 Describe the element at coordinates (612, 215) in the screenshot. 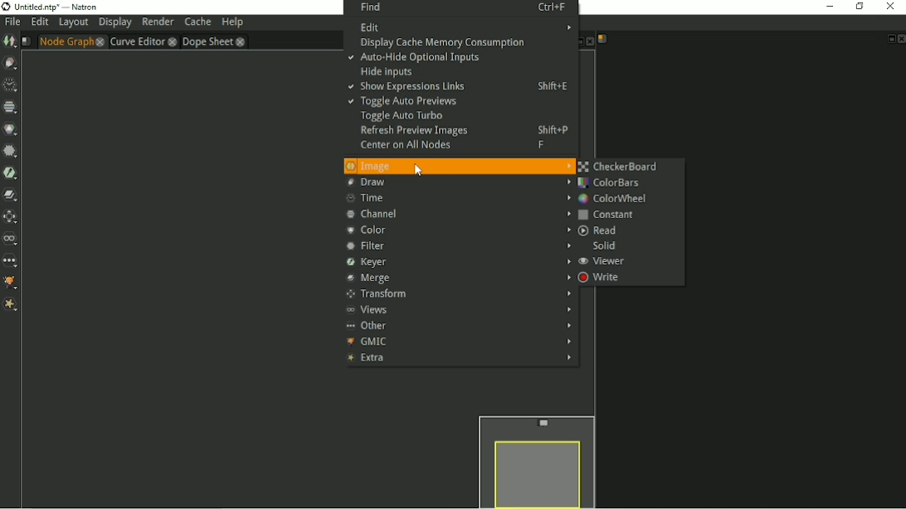

I see `Constant` at that location.